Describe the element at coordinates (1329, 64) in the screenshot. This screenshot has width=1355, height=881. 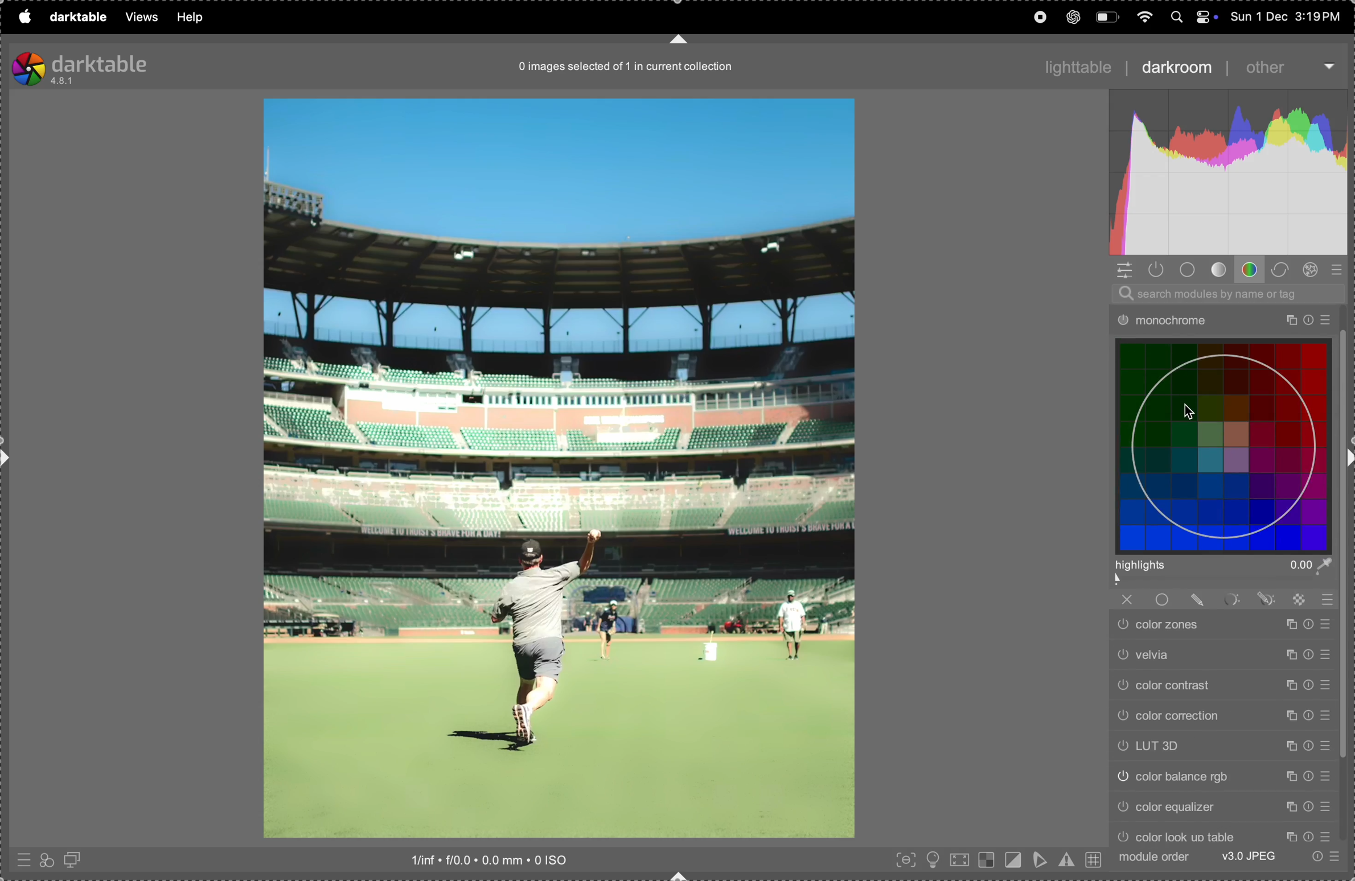
I see `options` at that location.